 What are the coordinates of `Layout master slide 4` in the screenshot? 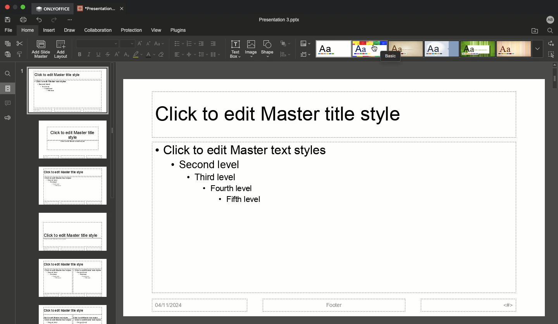 It's located at (72, 231).